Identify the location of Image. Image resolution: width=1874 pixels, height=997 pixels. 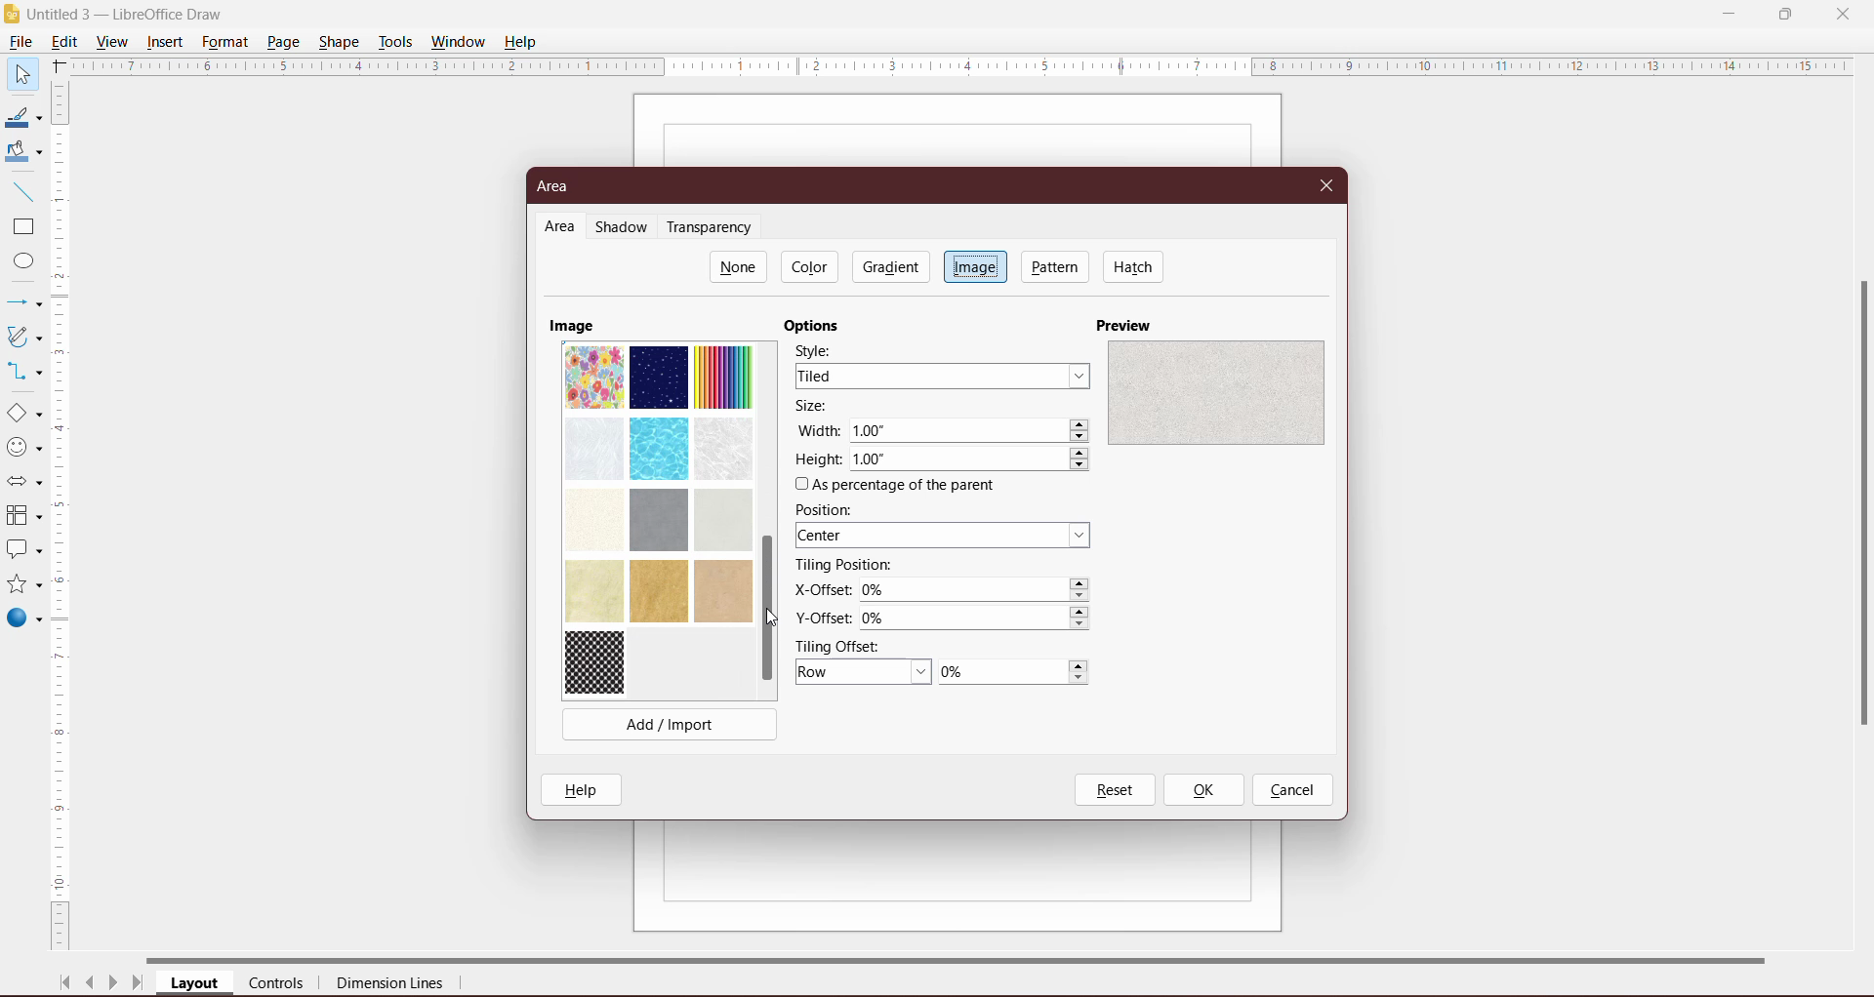
(975, 265).